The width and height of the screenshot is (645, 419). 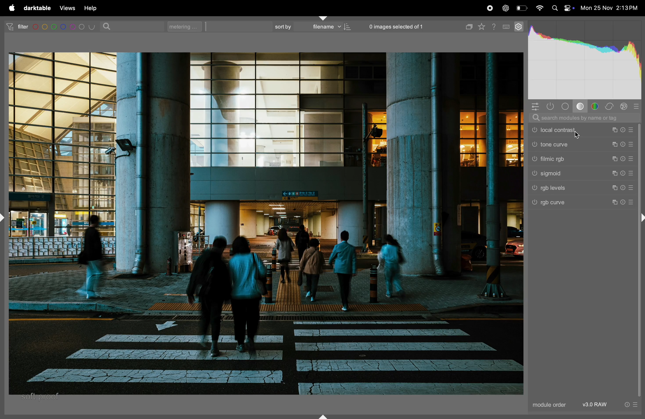 What do you see at coordinates (597, 405) in the screenshot?
I see `V3 raw` at bounding box center [597, 405].